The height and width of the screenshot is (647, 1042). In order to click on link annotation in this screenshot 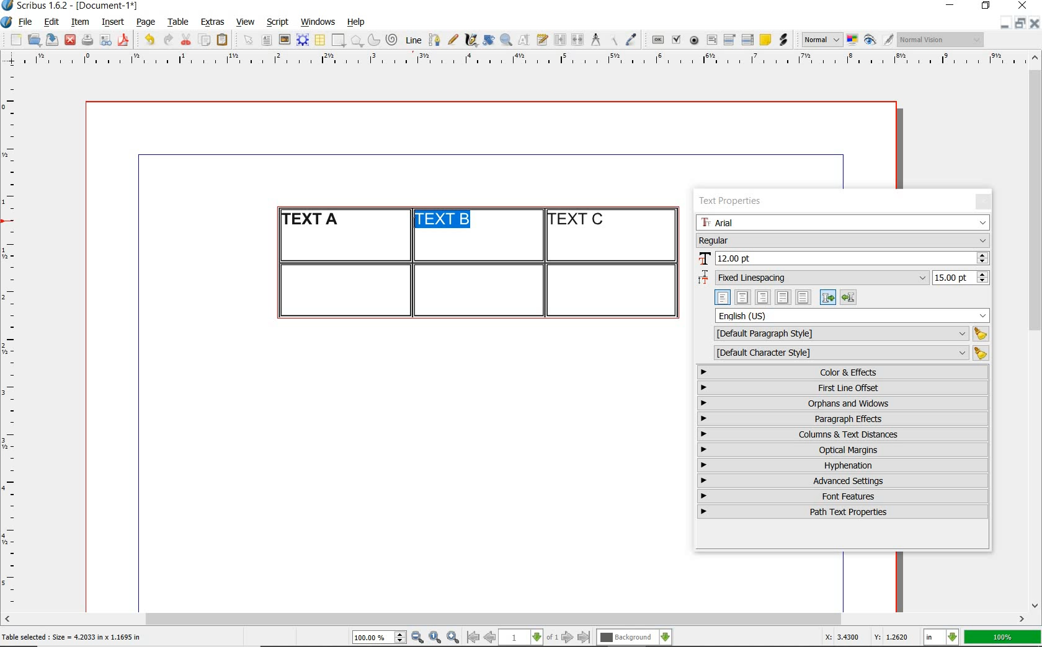, I will do `click(785, 40)`.